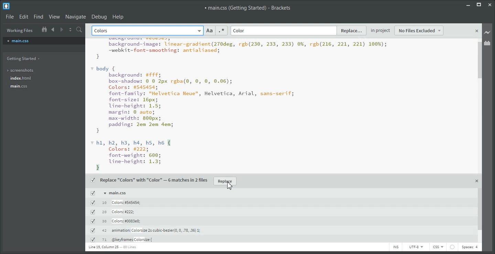 The height and width of the screenshot is (254, 495). Describe the element at coordinates (118, 16) in the screenshot. I see `Help` at that location.